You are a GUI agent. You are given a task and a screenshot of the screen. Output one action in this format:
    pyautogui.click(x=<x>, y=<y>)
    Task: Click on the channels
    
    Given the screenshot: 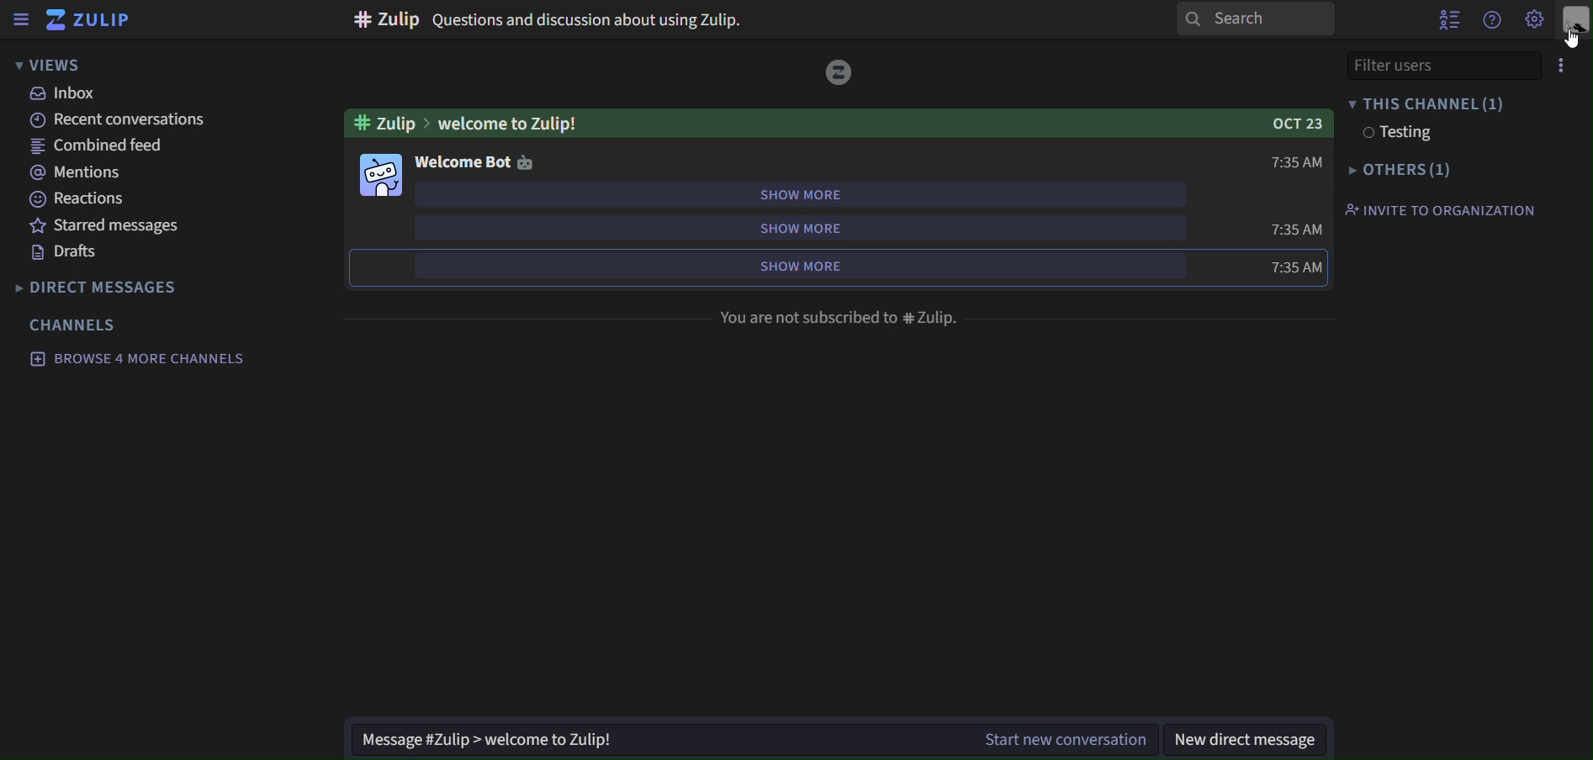 What is the action you would take?
    pyautogui.click(x=74, y=324)
    